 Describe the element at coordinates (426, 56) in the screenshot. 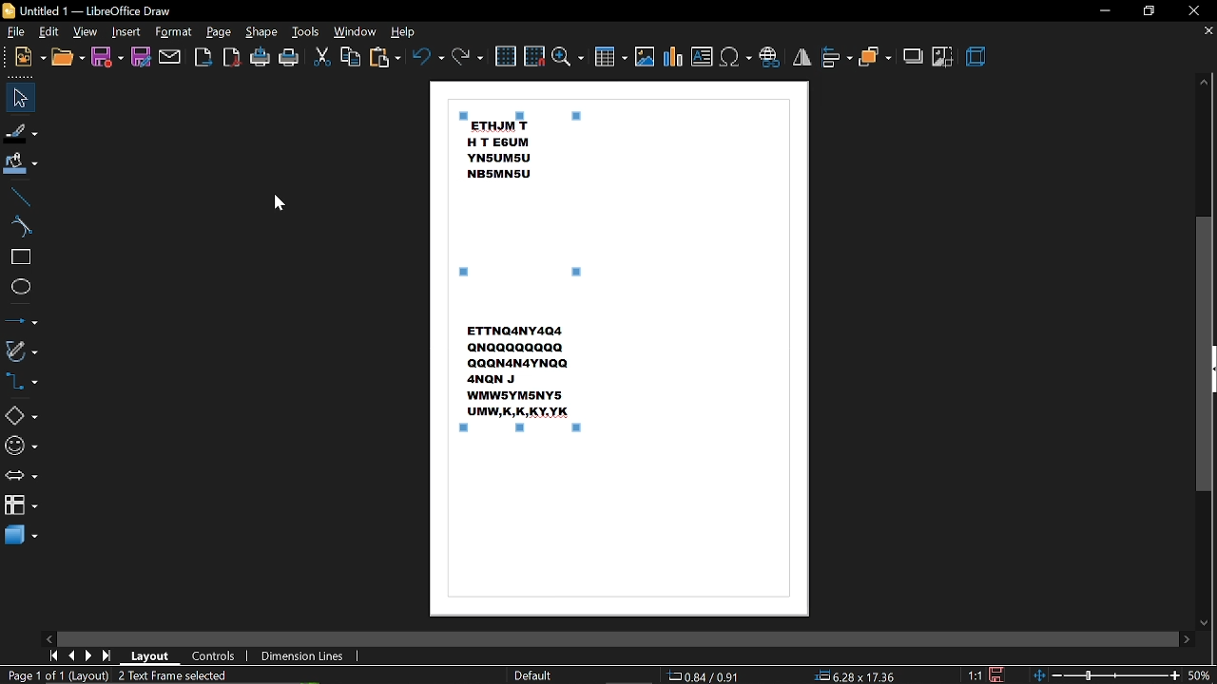

I see `undo` at that location.